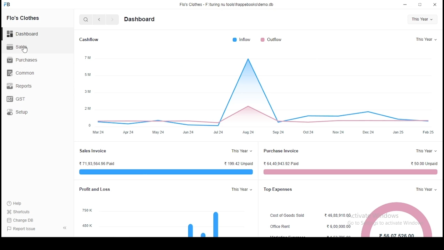 The height and width of the screenshot is (250, 444). Describe the element at coordinates (22, 220) in the screenshot. I see `Change Db` at that location.